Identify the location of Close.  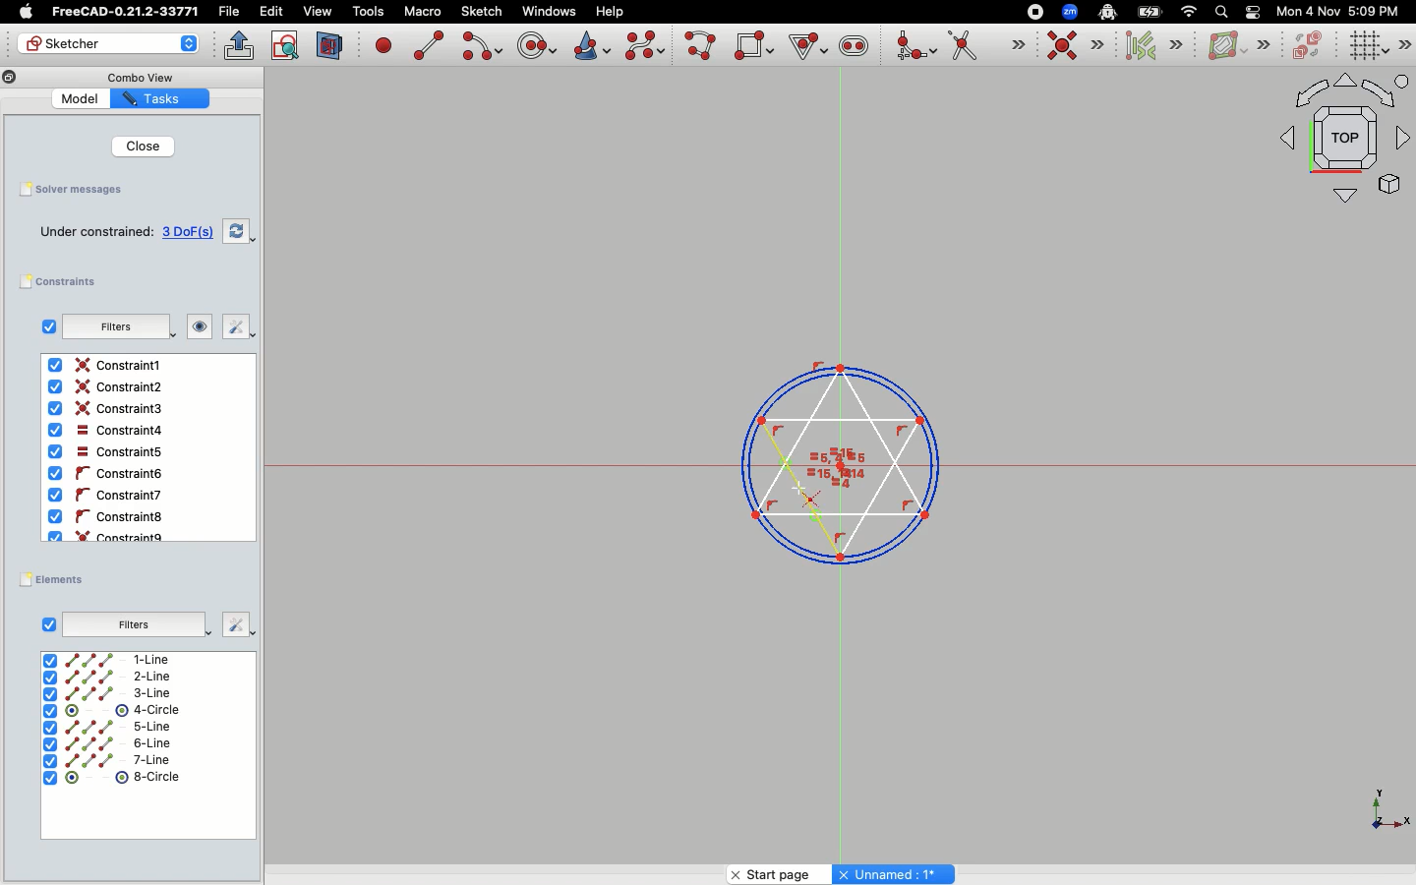
(138, 146).